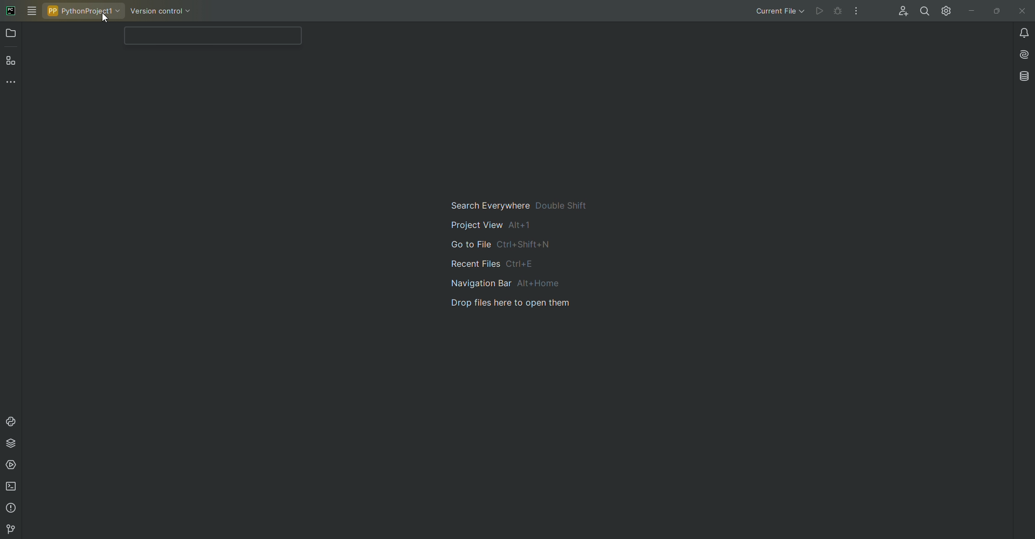 The height and width of the screenshot is (539, 1035). Describe the element at coordinates (899, 12) in the screenshot. I see `Code With Me` at that location.